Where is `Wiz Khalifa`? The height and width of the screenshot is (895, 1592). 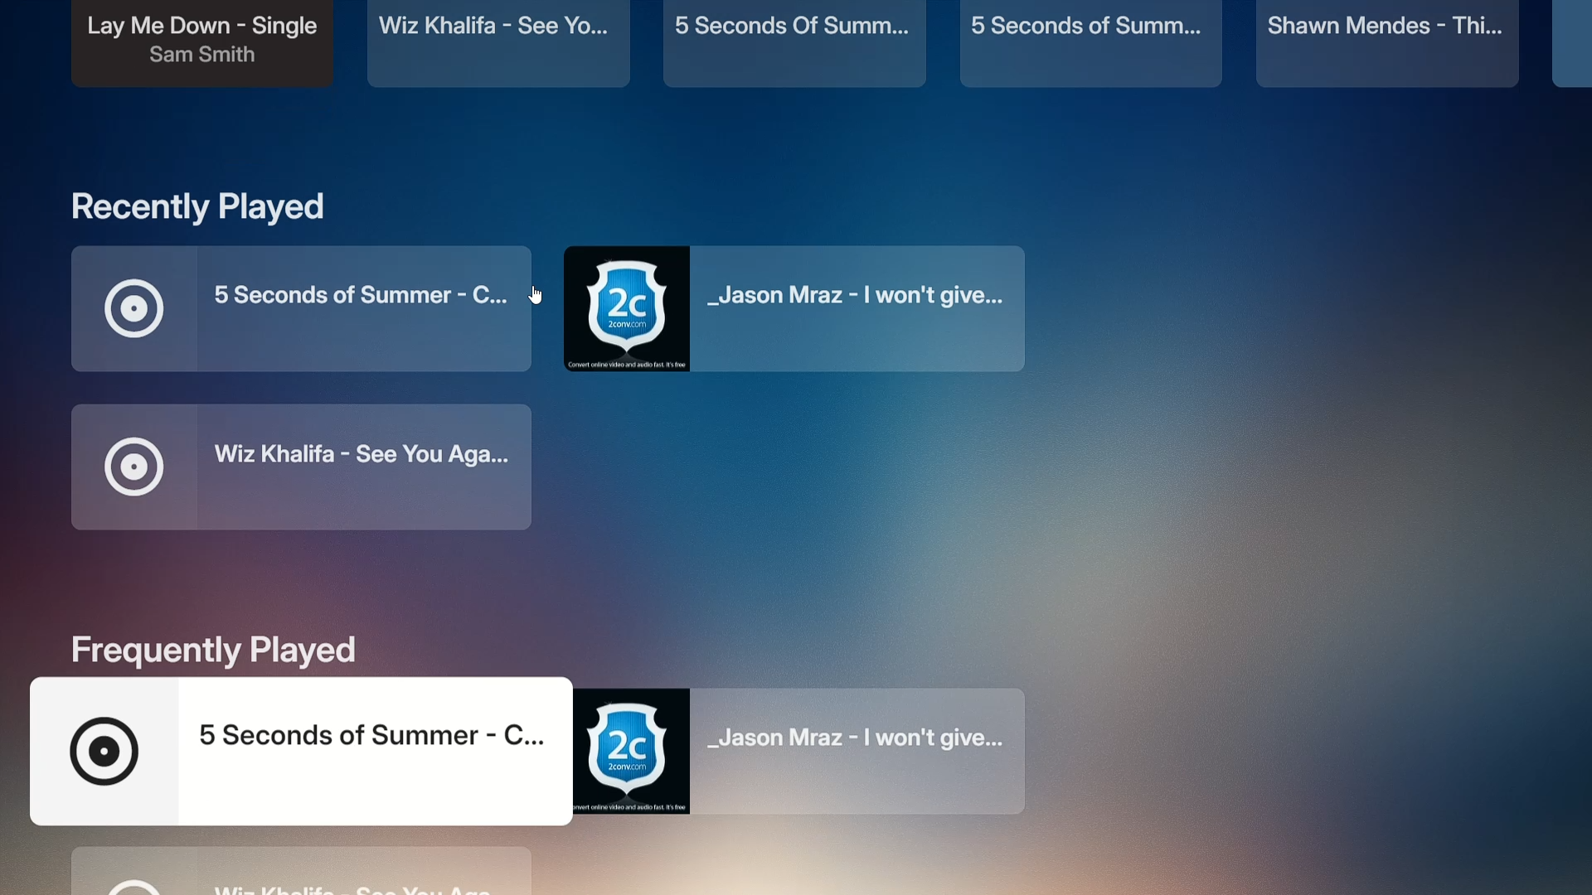
Wiz Khalifa is located at coordinates (298, 872).